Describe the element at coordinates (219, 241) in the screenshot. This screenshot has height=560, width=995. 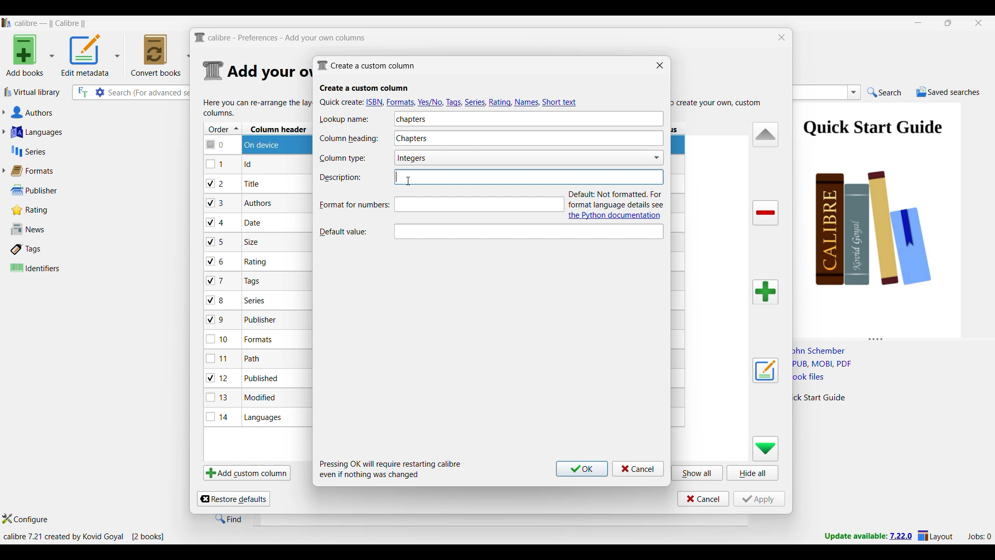
I see `checkbox - 5` at that location.